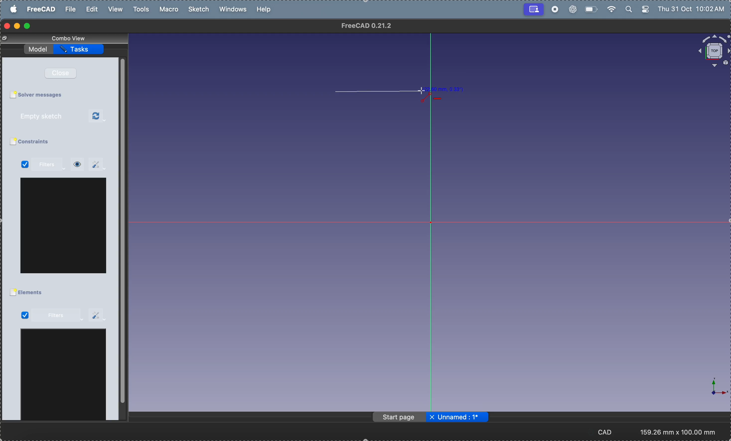  Describe the element at coordinates (43, 95) in the screenshot. I see `solver messages` at that location.